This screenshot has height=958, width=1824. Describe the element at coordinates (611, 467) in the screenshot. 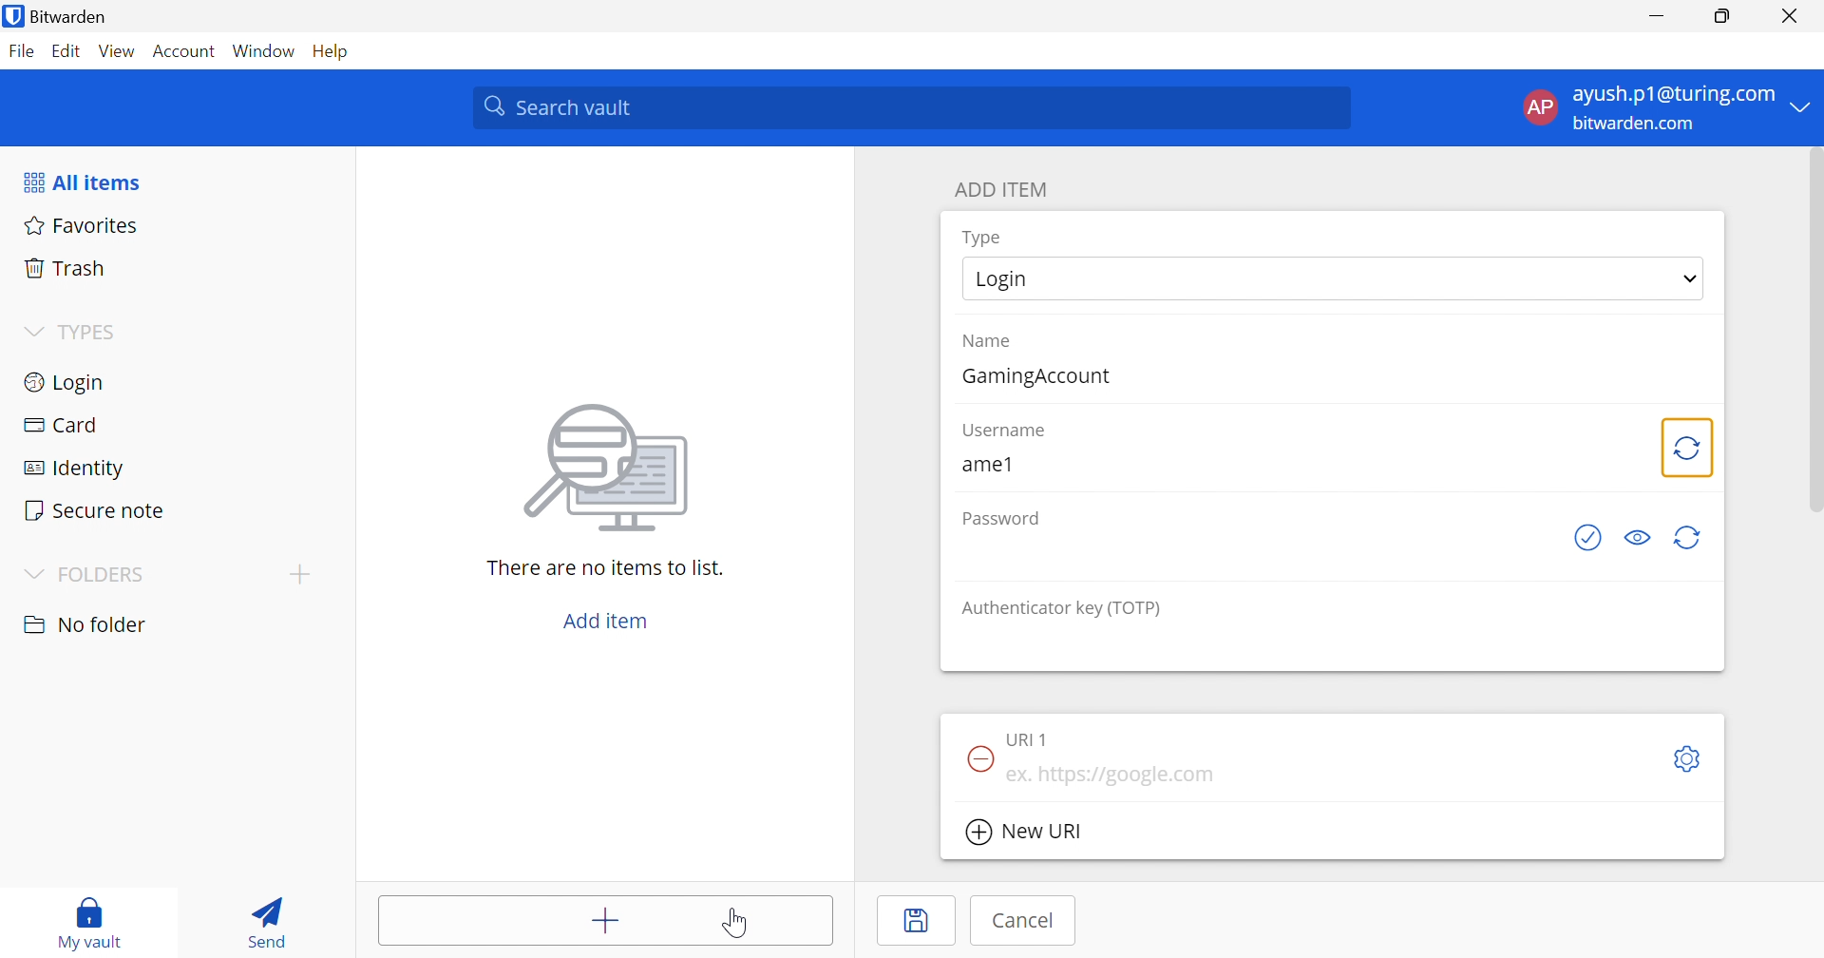

I see `Image` at that location.